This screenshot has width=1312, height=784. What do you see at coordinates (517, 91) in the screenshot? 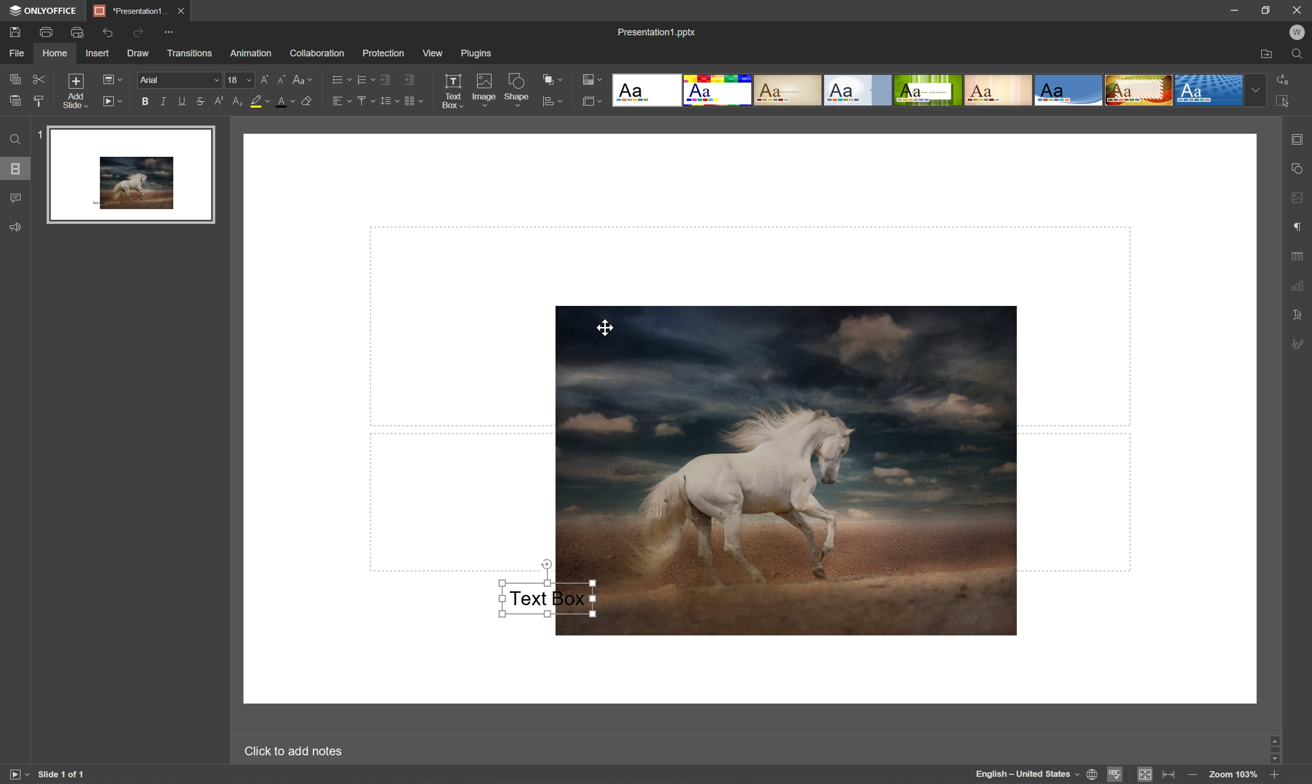
I see `Shape` at bounding box center [517, 91].